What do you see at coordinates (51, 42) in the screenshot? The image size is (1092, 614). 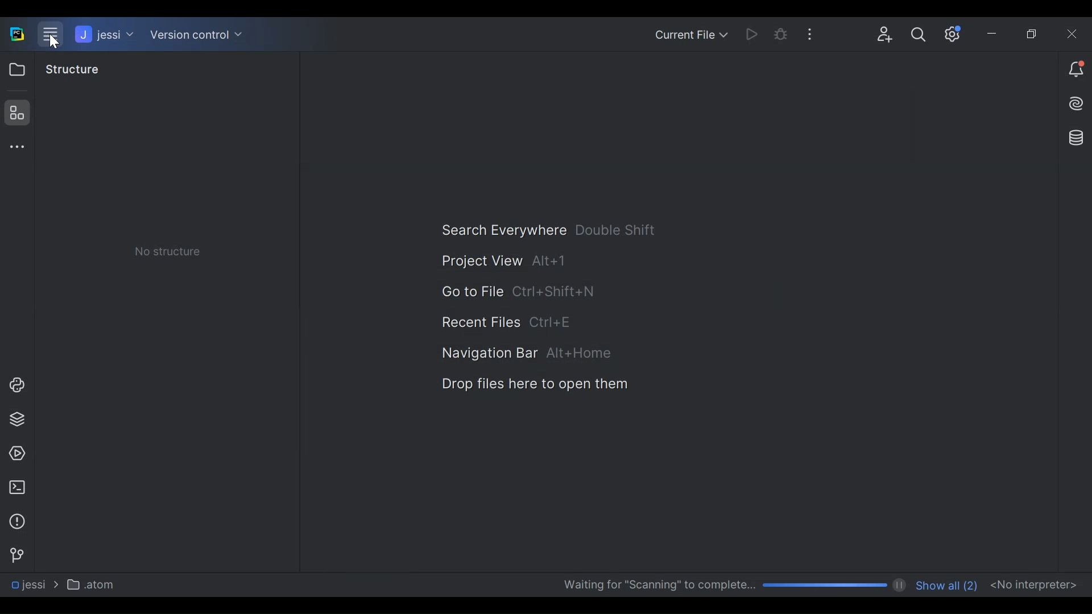 I see `Cursor` at bounding box center [51, 42].